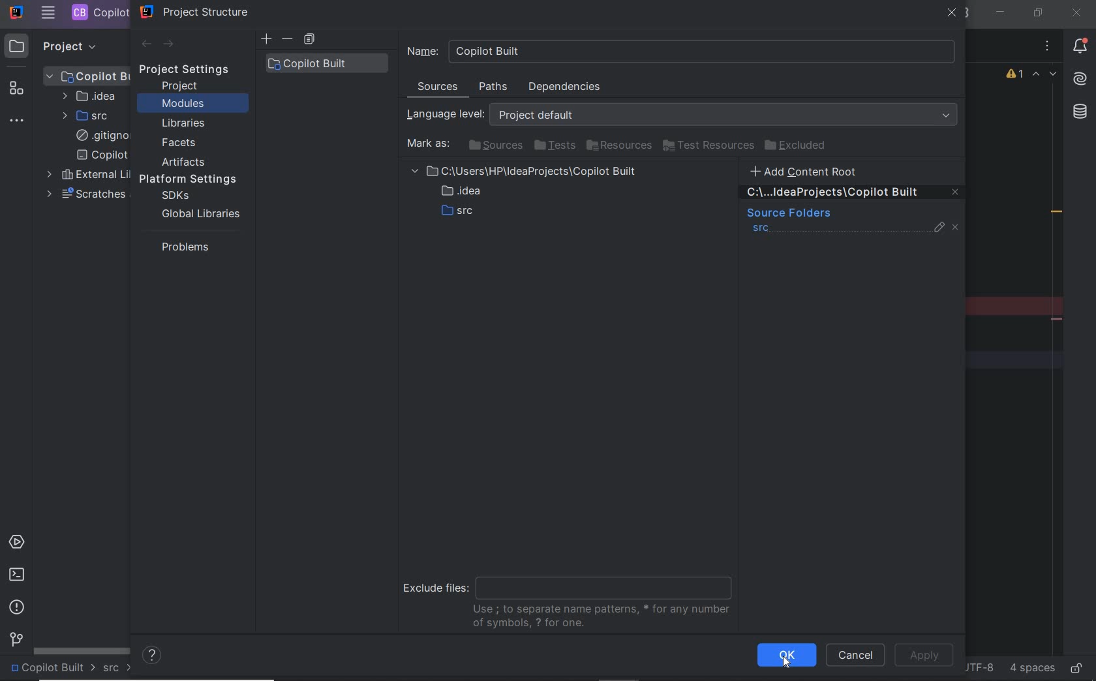 The width and height of the screenshot is (1096, 681). Describe the element at coordinates (309, 40) in the screenshot. I see `copy` at that location.